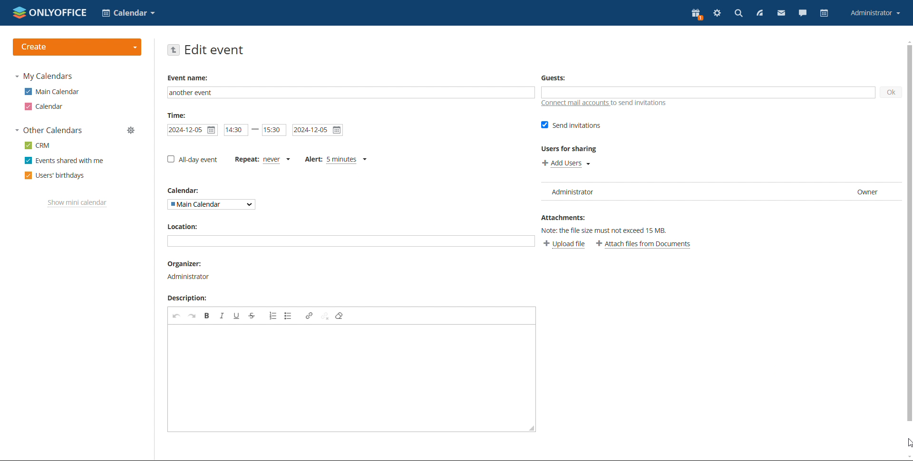  I want to click on Event name:, so click(189, 78).